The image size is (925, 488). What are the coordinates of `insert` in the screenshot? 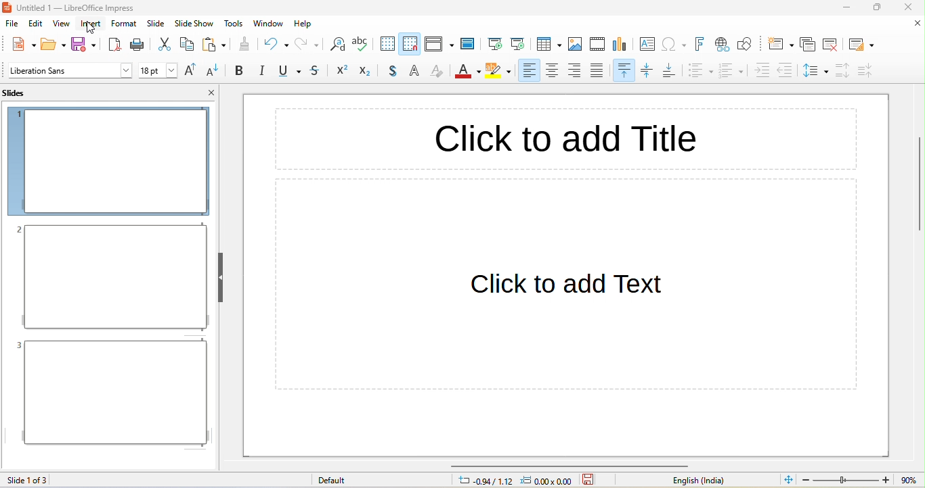 It's located at (91, 25).